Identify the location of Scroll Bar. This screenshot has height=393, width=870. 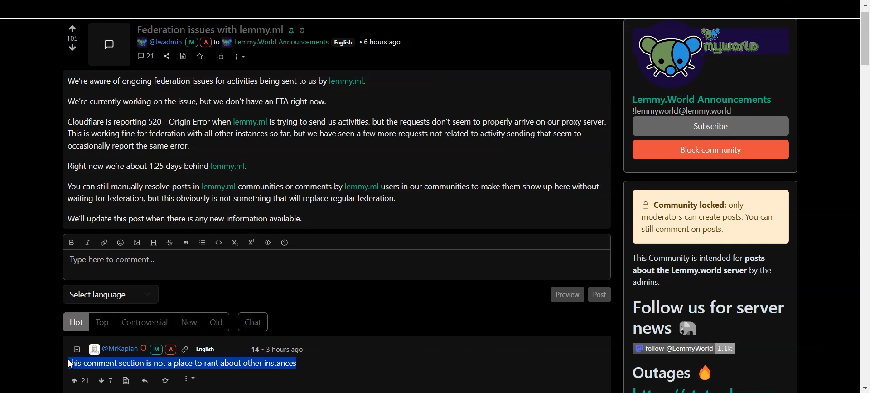
(864, 196).